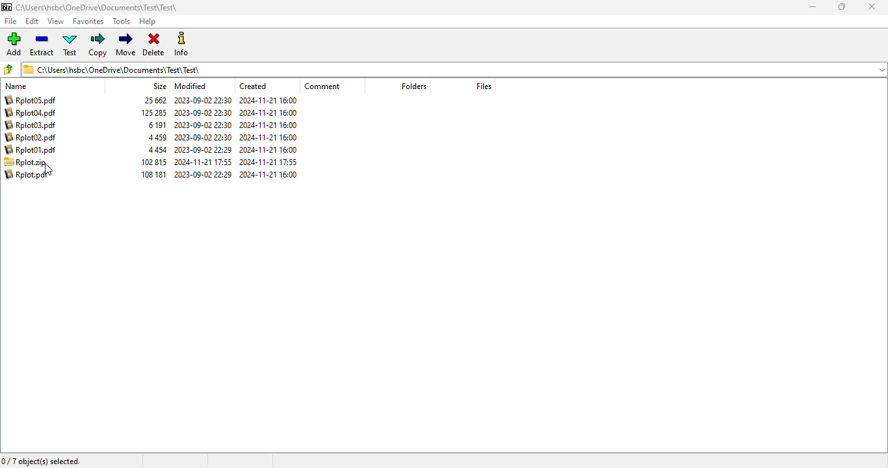  What do you see at coordinates (48, 169) in the screenshot?
I see `cursor` at bounding box center [48, 169].